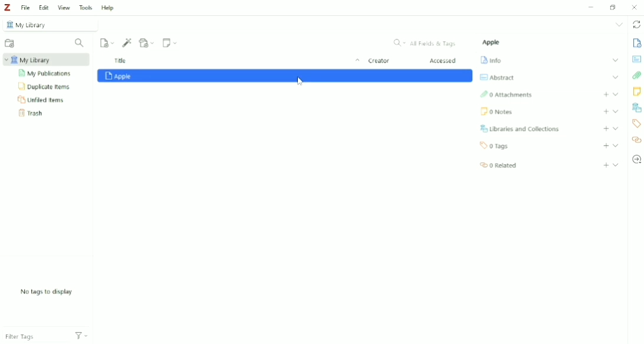  Describe the element at coordinates (616, 111) in the screenshot. I see `Expand section` at that location.